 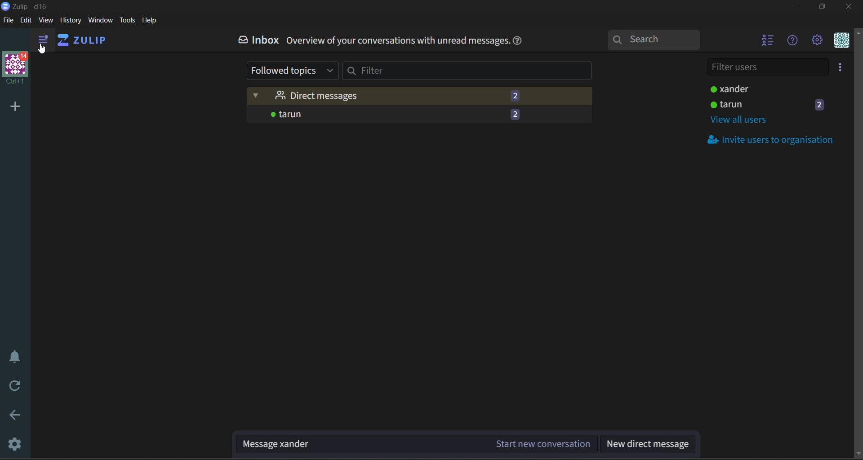 I want to click on direct messages (2), so click(x=420, y=96).